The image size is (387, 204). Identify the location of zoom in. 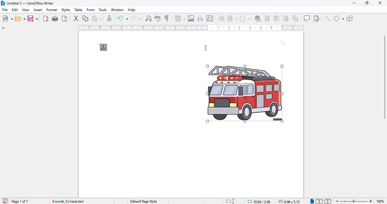
(371, 201).